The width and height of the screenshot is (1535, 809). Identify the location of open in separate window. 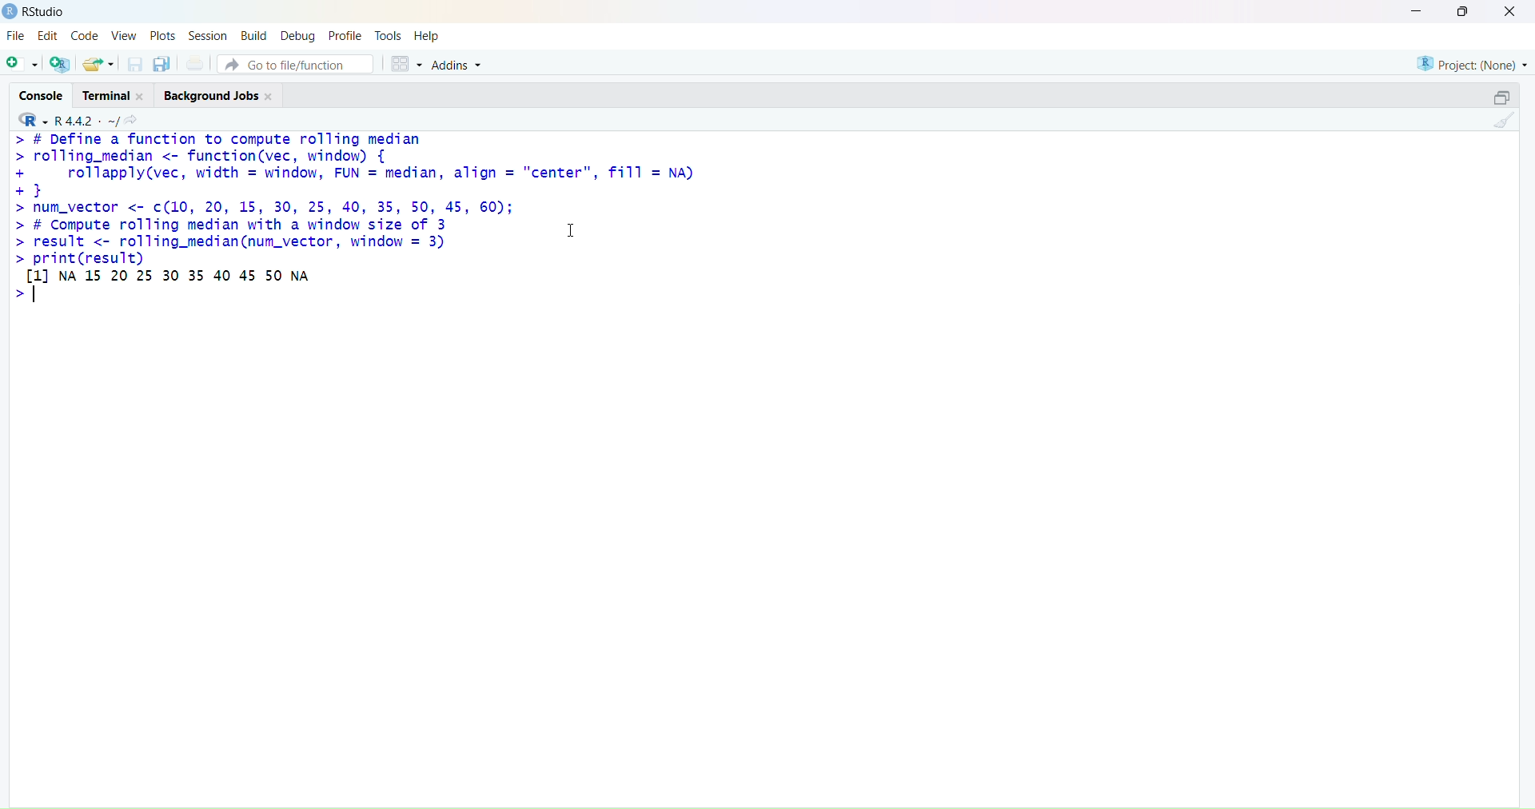
(1501, 98).